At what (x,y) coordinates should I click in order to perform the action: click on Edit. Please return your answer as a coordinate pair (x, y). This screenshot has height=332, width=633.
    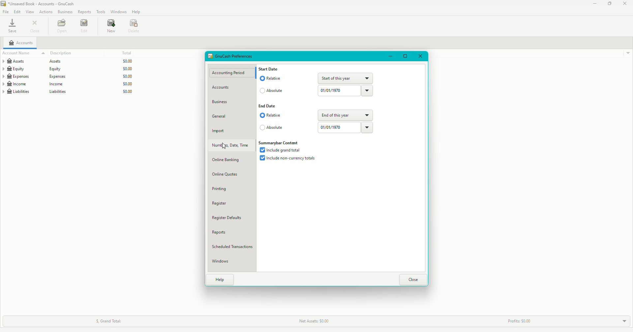
    Looking at the image, I should click on (85, 26).